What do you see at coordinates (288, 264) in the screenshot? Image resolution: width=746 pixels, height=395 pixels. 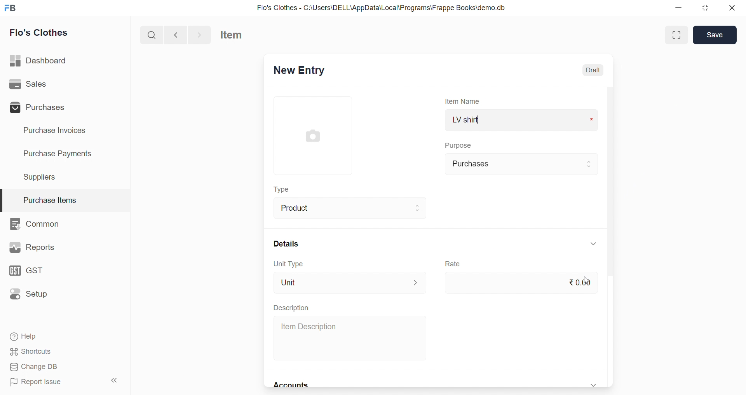 I see `Unit Type` at bounding box center [288, 264].